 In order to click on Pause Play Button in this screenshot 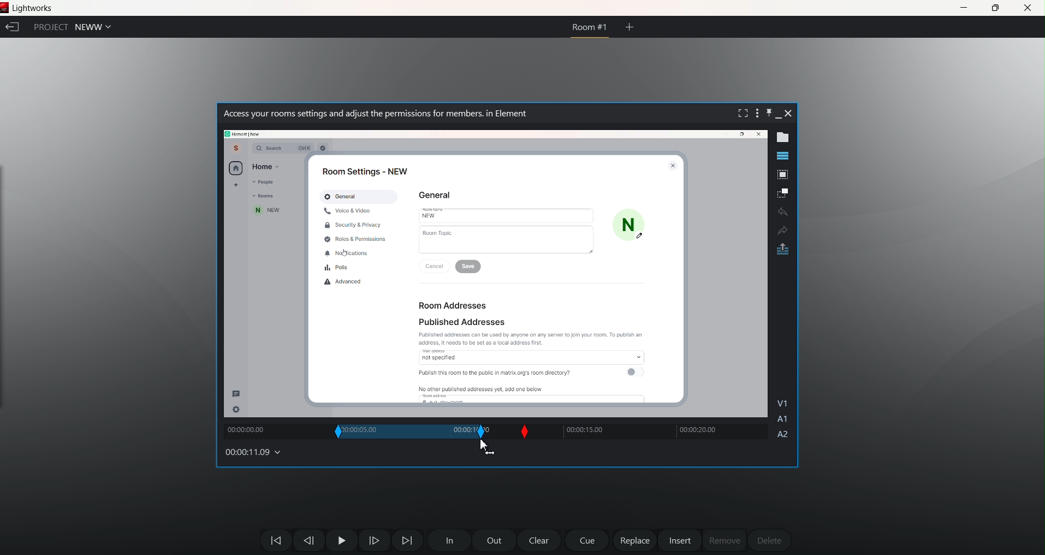, I will do `click(340, 540)`.